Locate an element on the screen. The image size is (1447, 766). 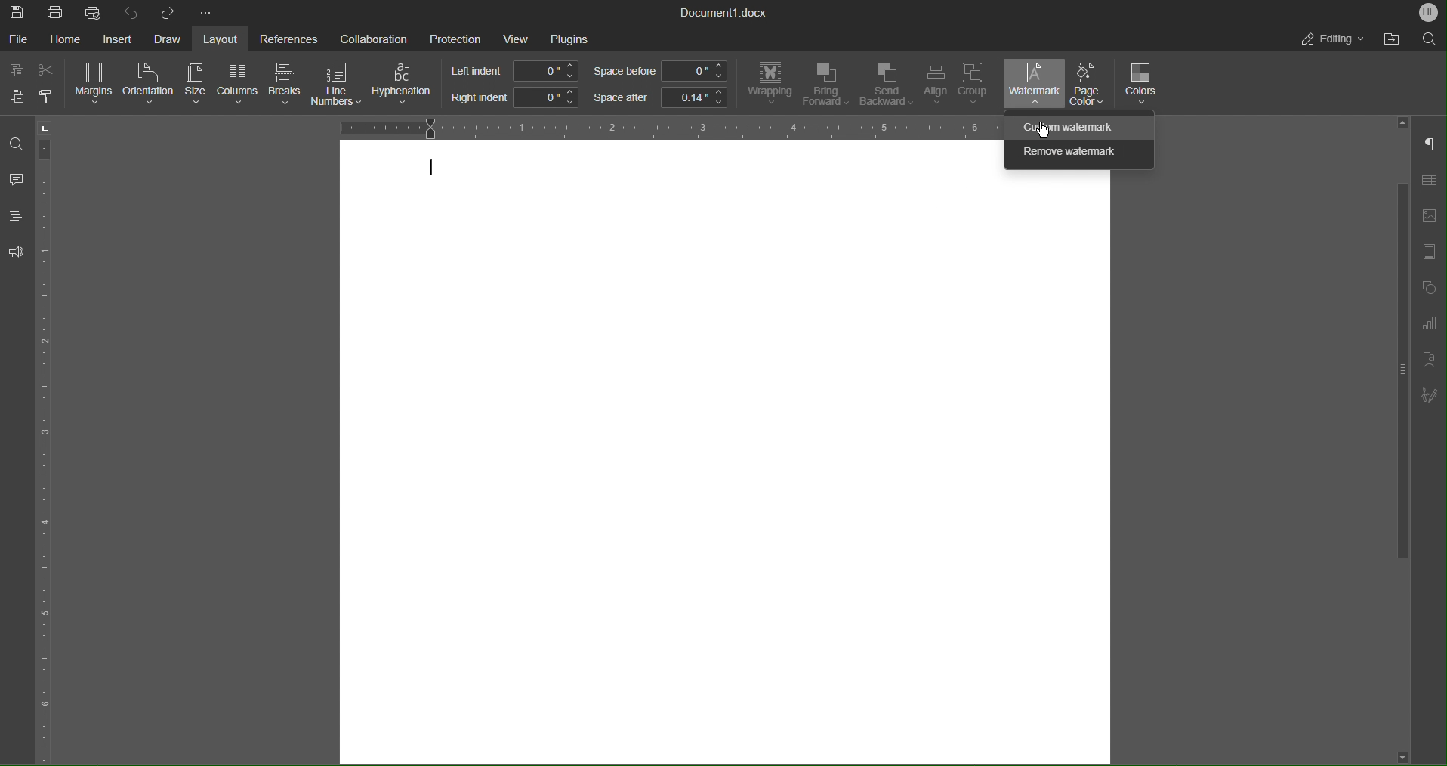
Hyphenation is located at coordinates (405, 85).